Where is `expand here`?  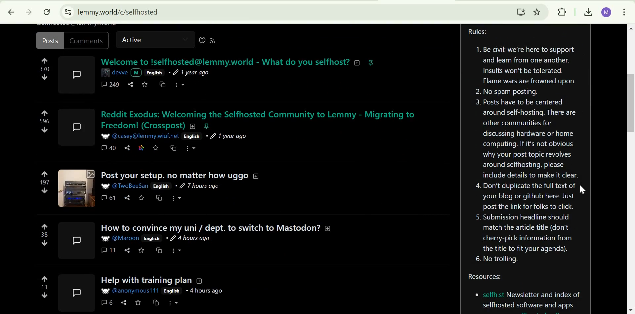 expand here is located at coordinates (75, 240).